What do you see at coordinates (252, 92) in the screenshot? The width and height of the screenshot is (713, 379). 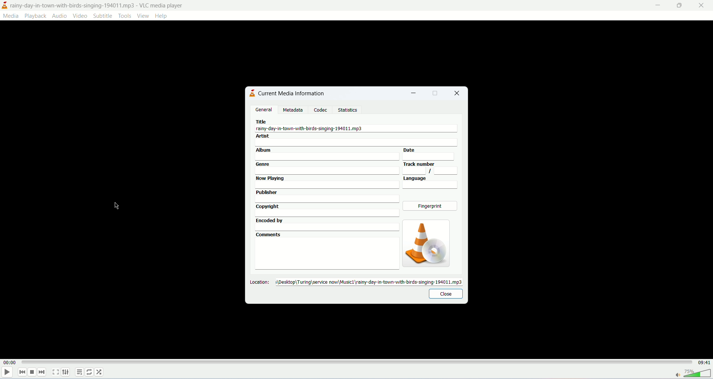 I see `logo` at bounding box center [252, 92].